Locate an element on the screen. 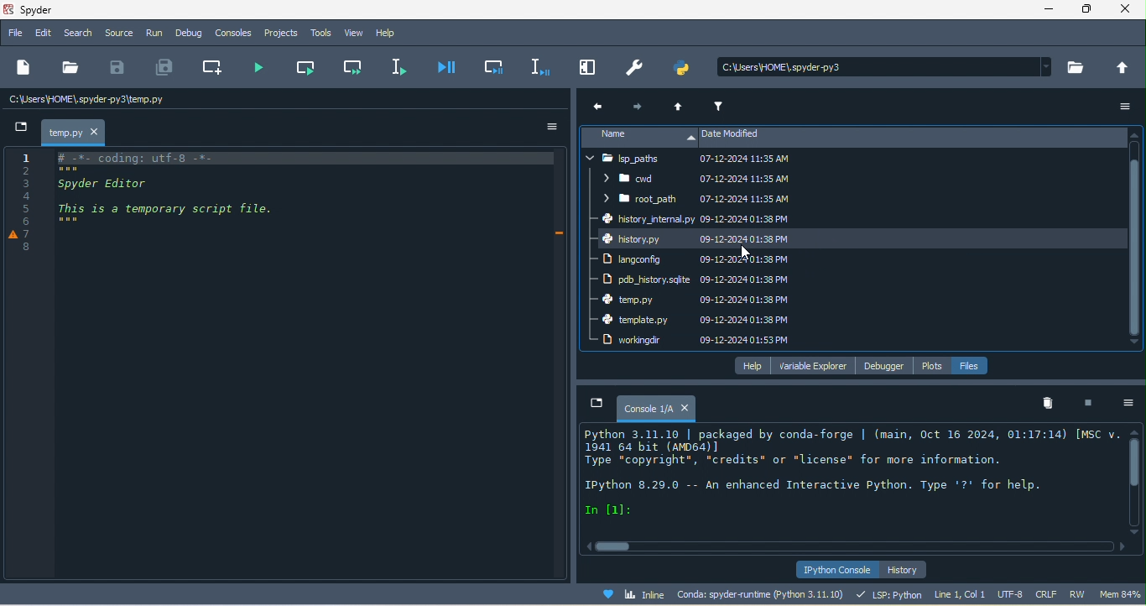 The height and width of the screenshot is (606, 1146). create new cell is located at coordinates (211, 67).